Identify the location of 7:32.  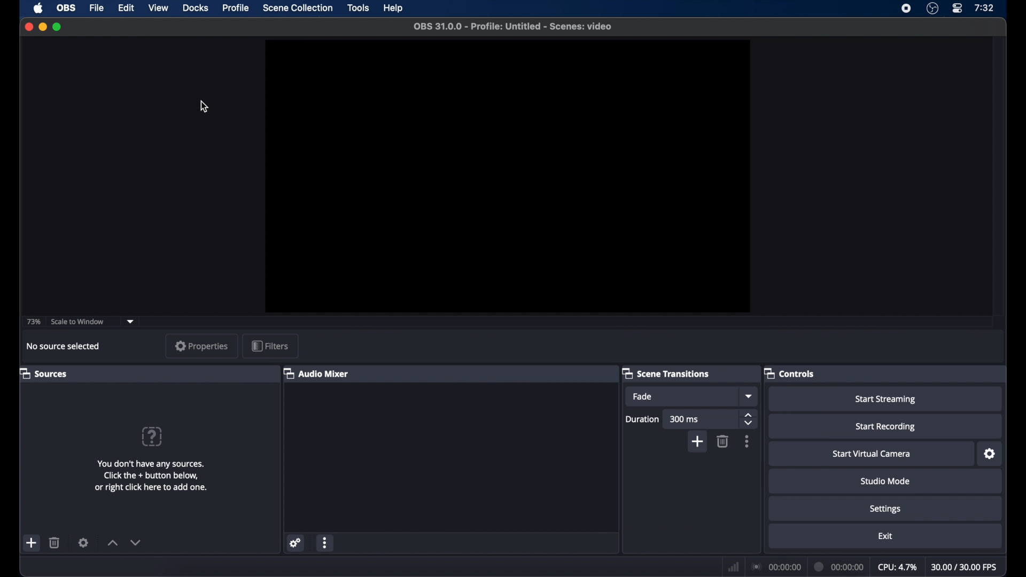
(984, 8).